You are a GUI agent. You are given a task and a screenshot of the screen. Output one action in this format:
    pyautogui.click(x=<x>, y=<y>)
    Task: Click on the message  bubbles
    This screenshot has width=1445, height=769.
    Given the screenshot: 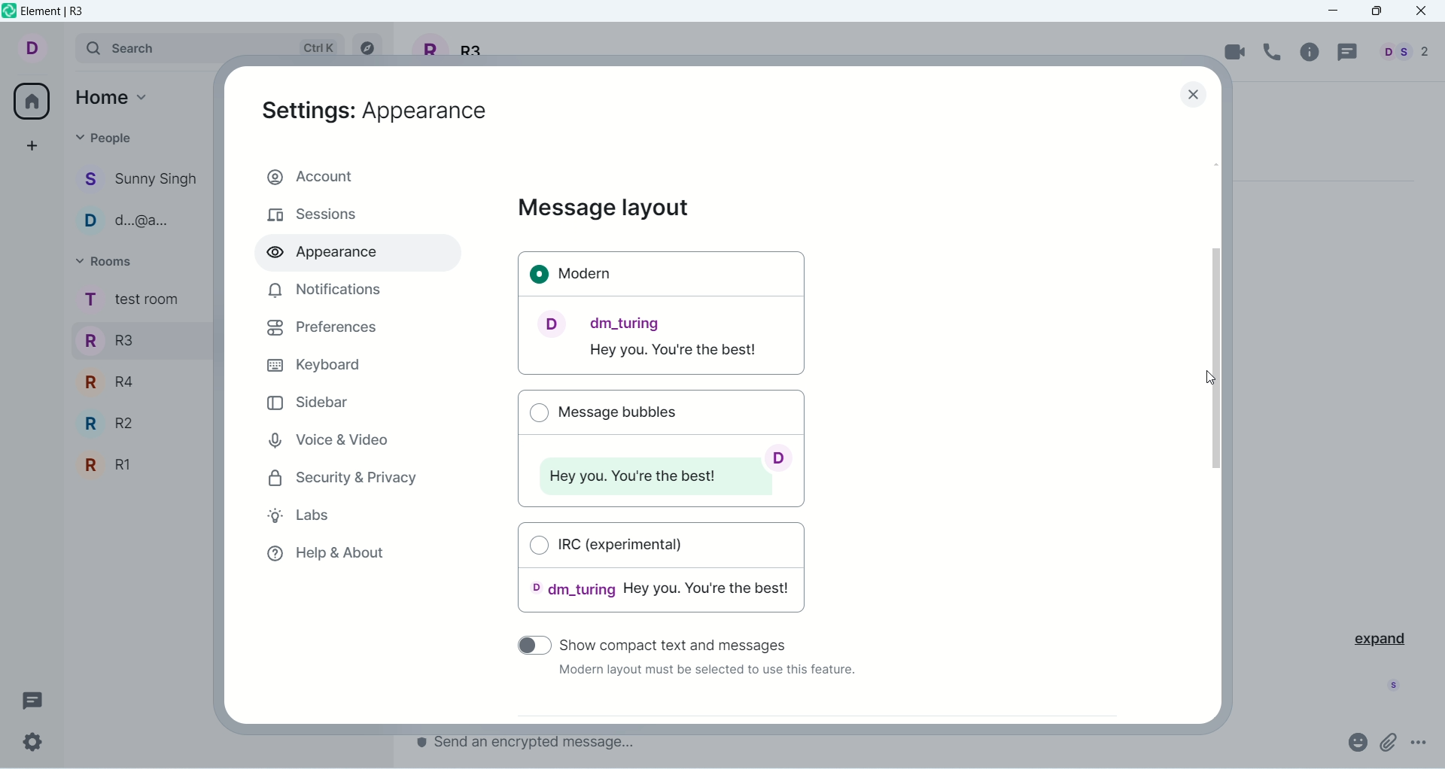 What is the action you would take?
    pyautogui.click(x=659, y=445)
    